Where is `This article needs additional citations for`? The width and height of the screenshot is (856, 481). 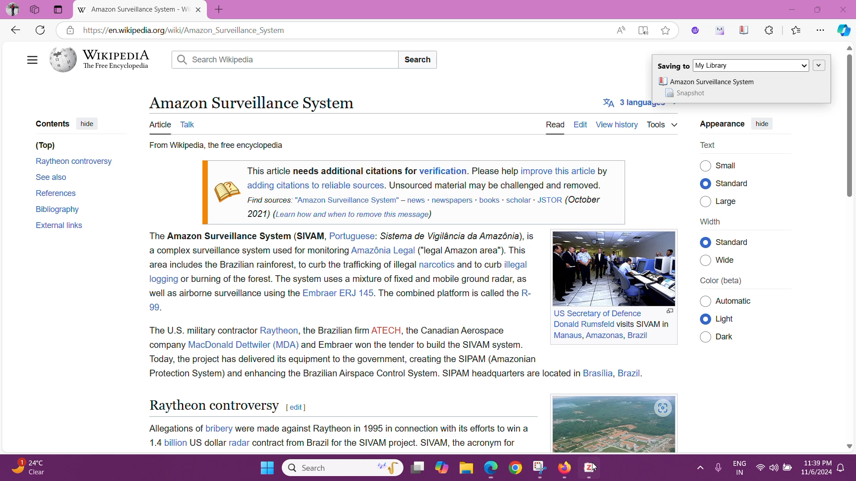 This article needs additional citations for is located at coordinates (332, 171).